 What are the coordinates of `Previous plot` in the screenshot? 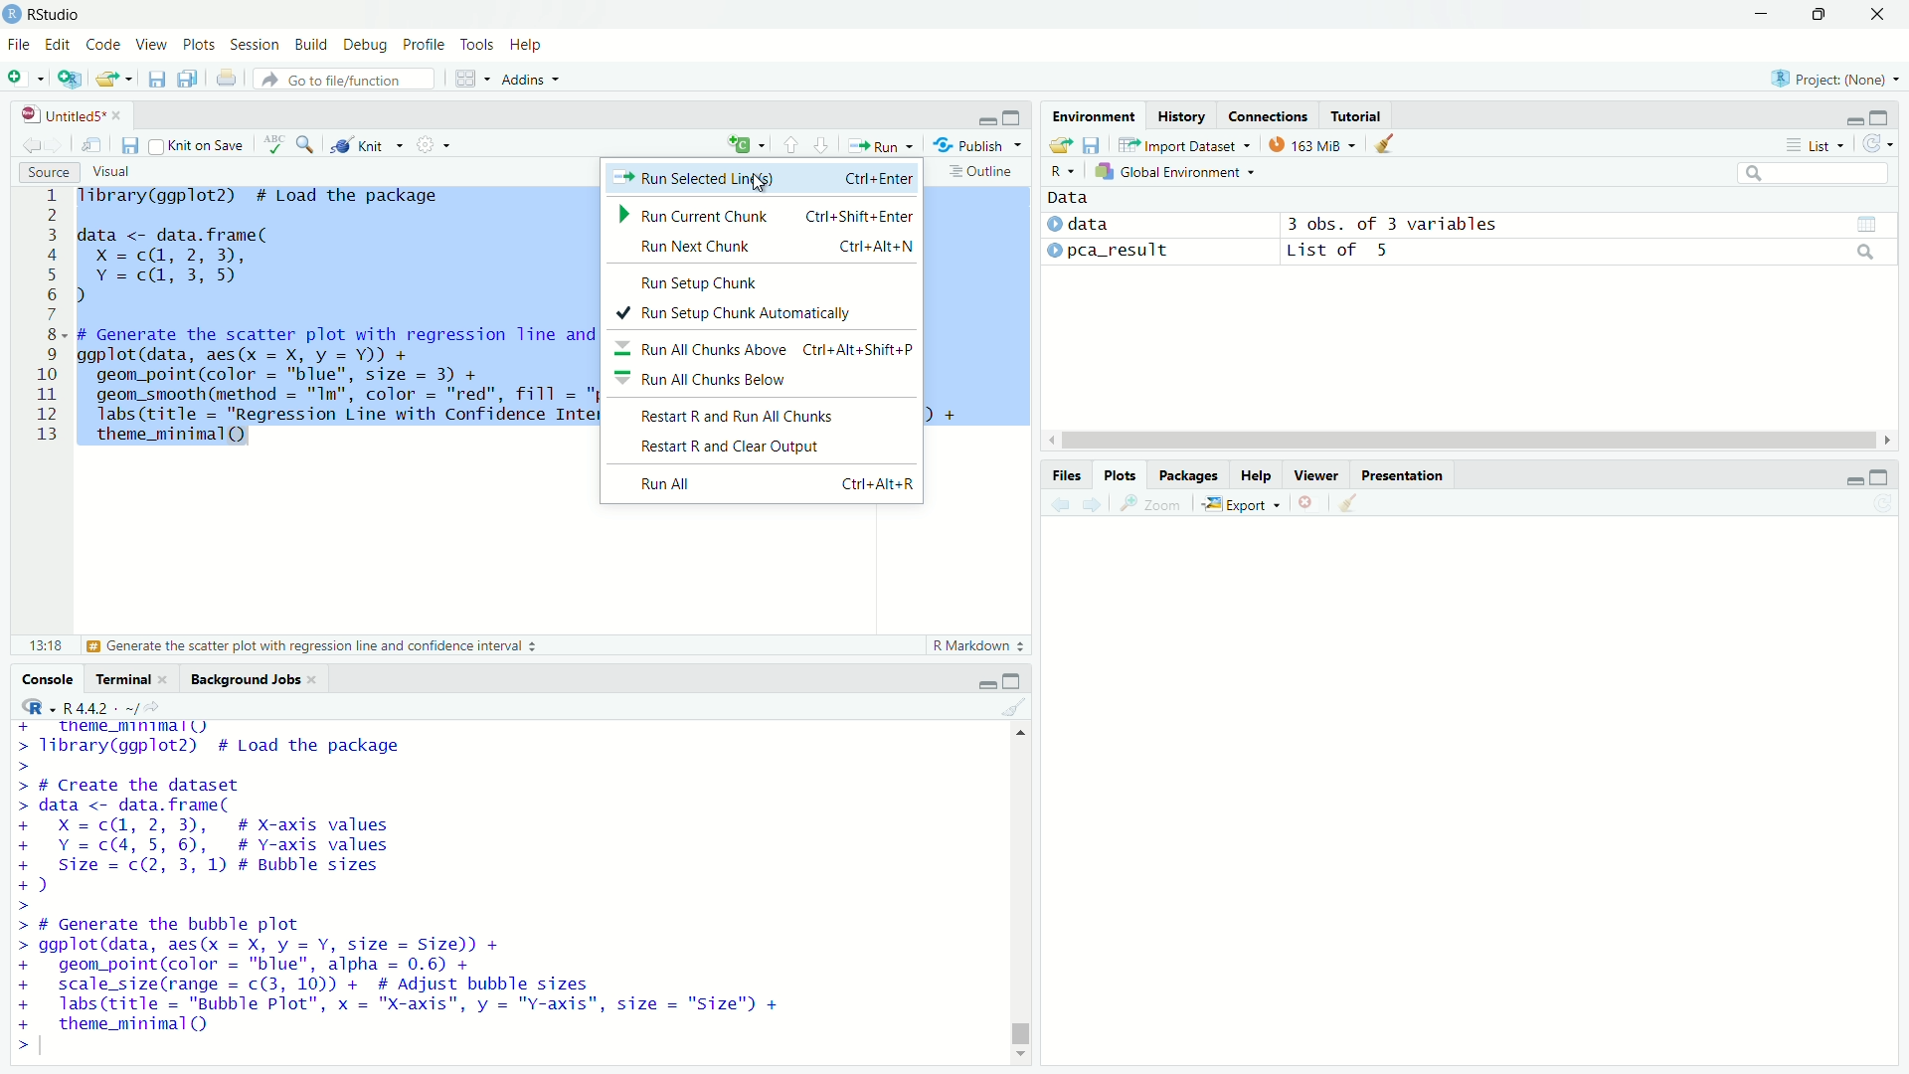 It's located at (1061, 503).